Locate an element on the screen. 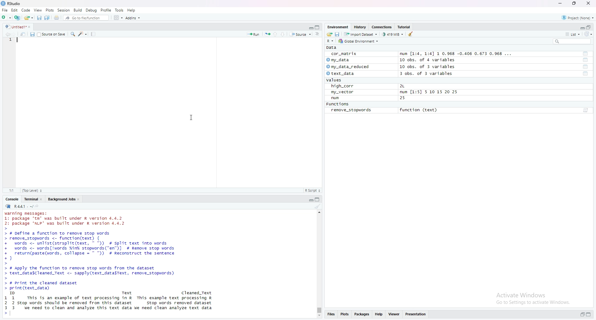 Image resolution: width=596 pixels, height=320 pixels. Console is located at coordinates (12, 199).